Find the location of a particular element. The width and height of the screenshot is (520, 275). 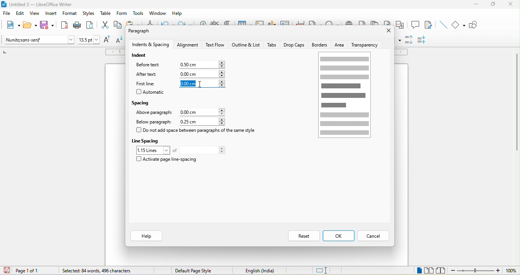

book view is located at coordinates (442, 270).